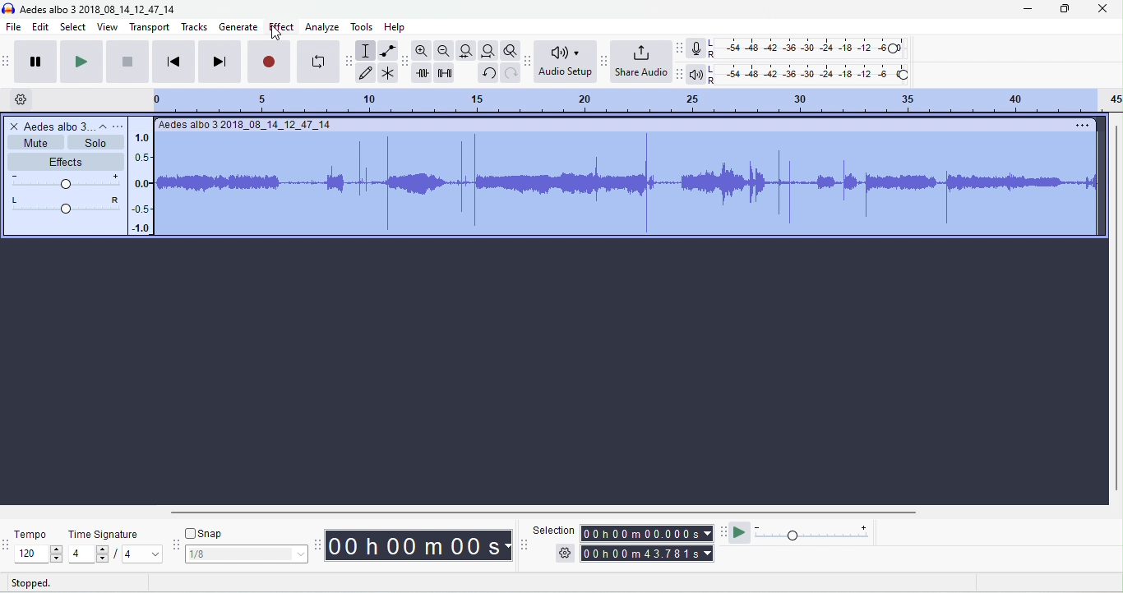 The image size is (1123, 593). Describe the element at coordinates (363, 27) in the screenshot. I see `tools` at that location.